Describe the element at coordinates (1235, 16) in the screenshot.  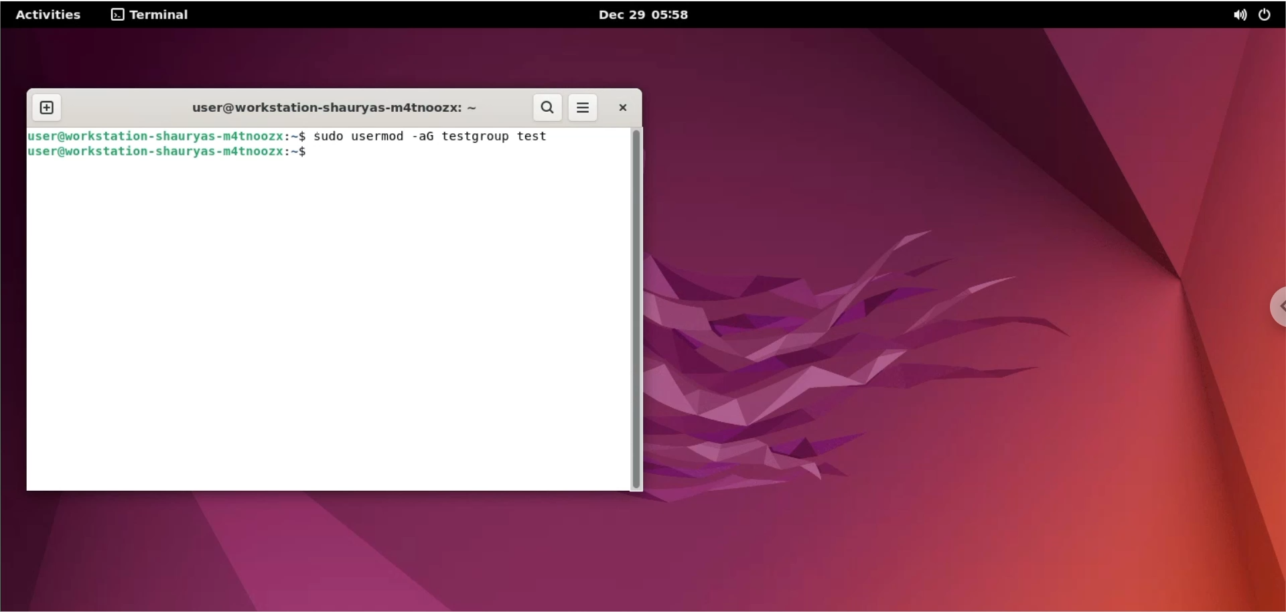
I see `sound option` at that location.